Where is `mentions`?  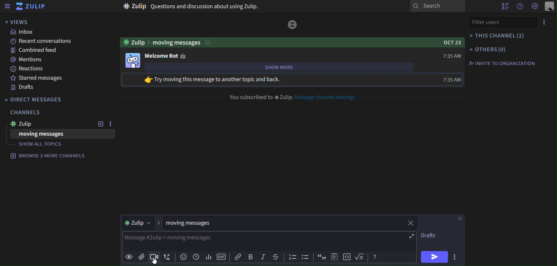 mentions is located at coordinates (26, 59).